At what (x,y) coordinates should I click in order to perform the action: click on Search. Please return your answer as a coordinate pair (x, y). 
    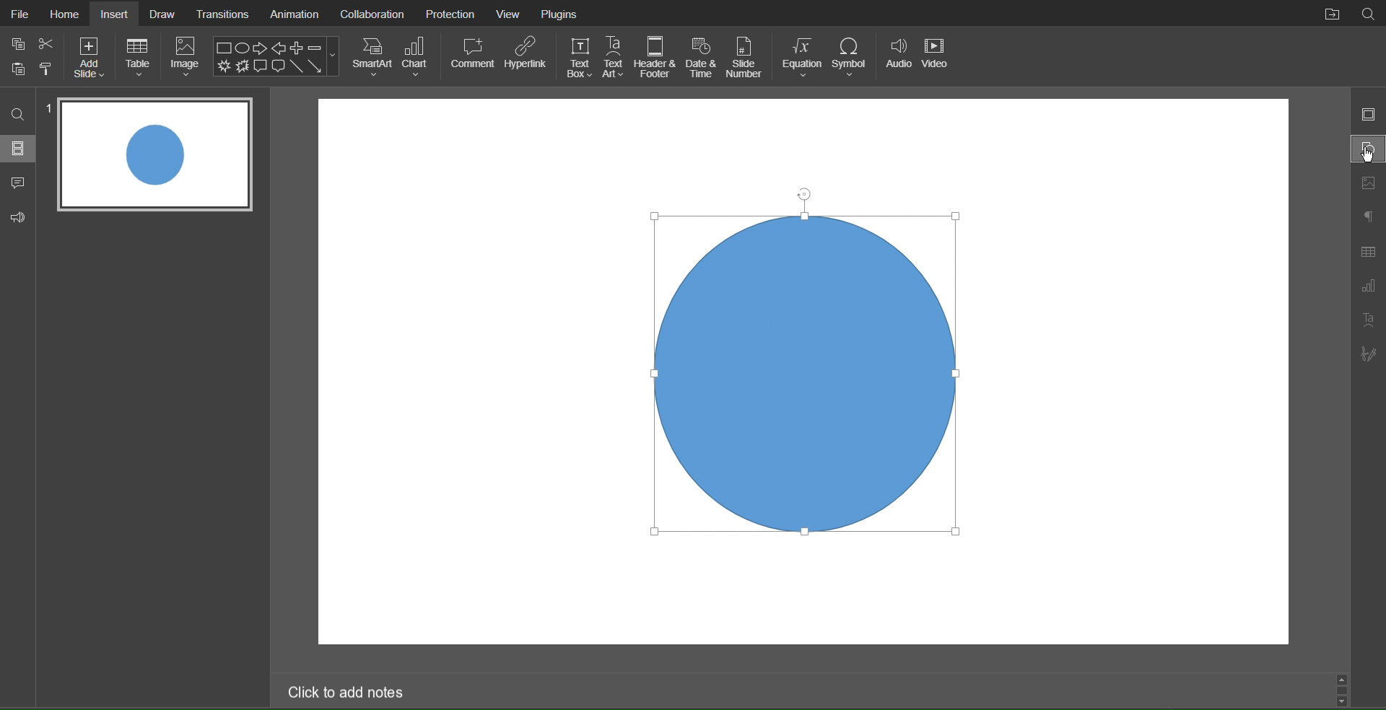
    Looking at the image, I should click on (18, 114).